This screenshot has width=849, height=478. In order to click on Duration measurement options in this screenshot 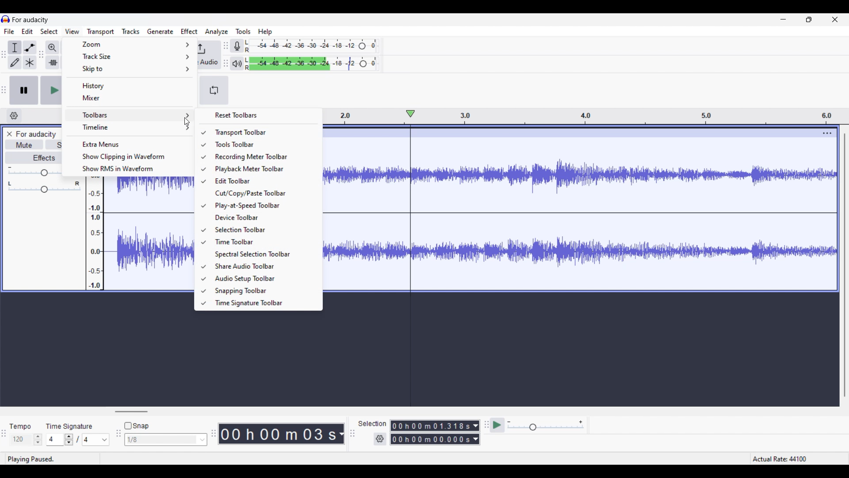, I will do `click(341, 434)`.